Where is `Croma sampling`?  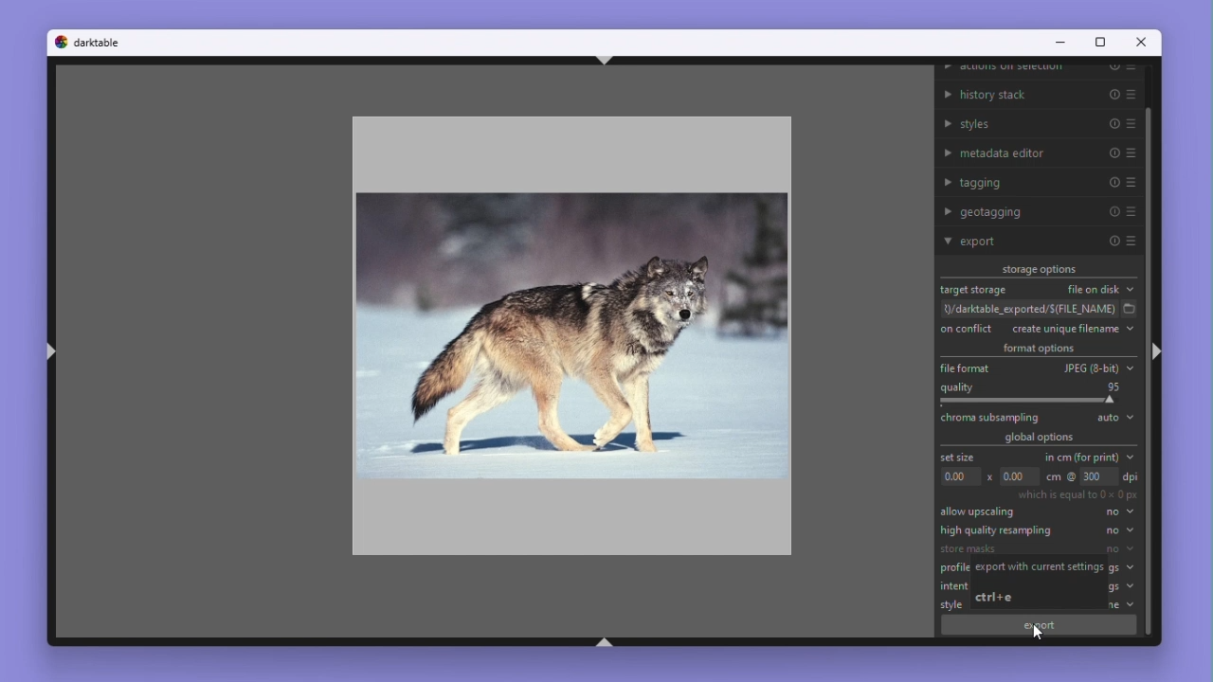 Croma sampling is located at coordinates (1040, 403).